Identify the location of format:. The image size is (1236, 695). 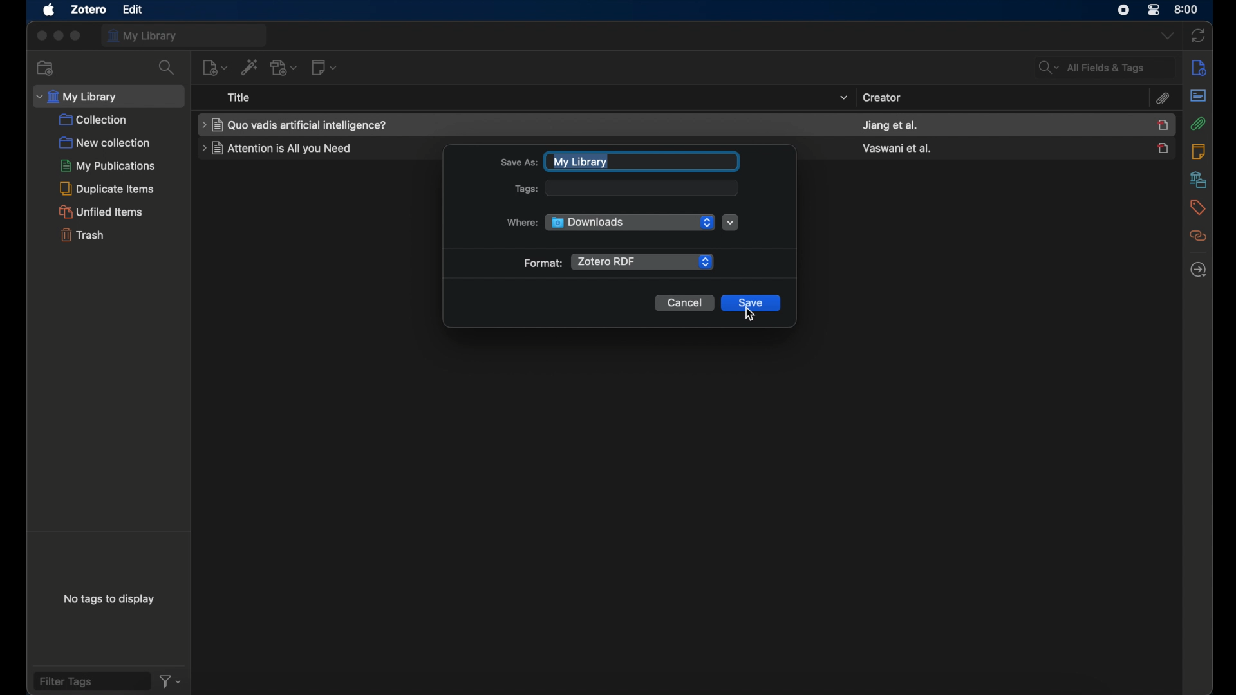
(543, 263).